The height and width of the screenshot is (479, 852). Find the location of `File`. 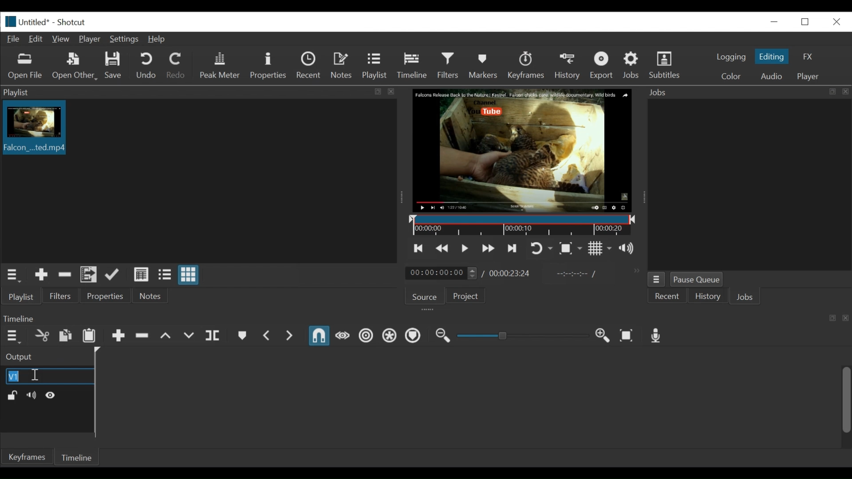

File is located at coordinates (13, 39).